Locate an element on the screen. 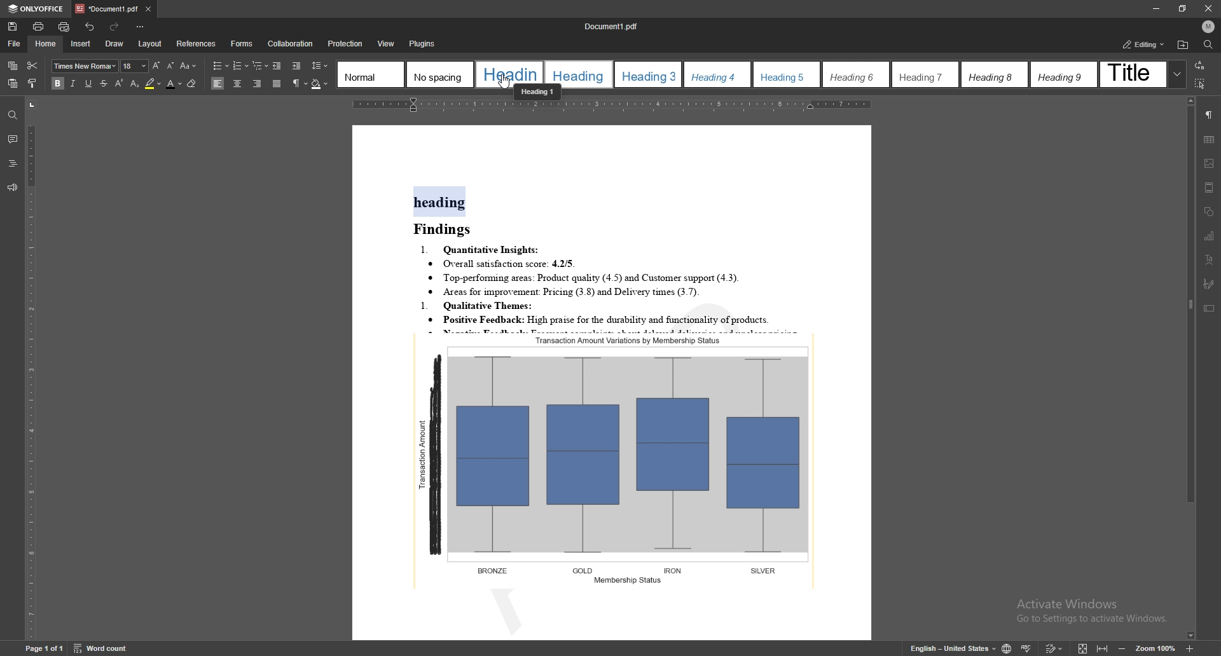  subscript is located at coordinates (135, 84).